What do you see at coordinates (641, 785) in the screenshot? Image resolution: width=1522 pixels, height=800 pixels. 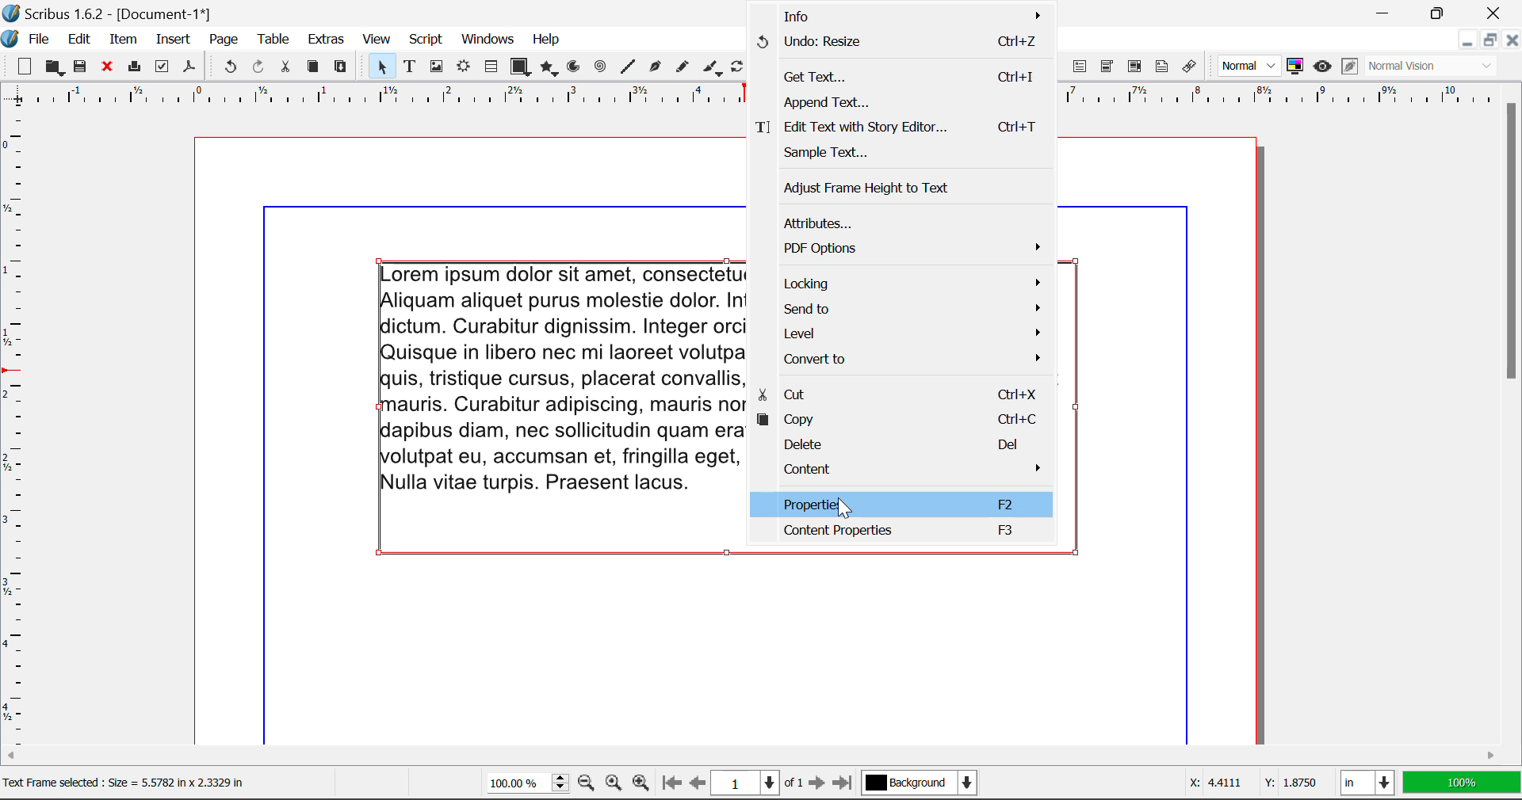 I see `Zoom In` at bounding box center [641, 785].